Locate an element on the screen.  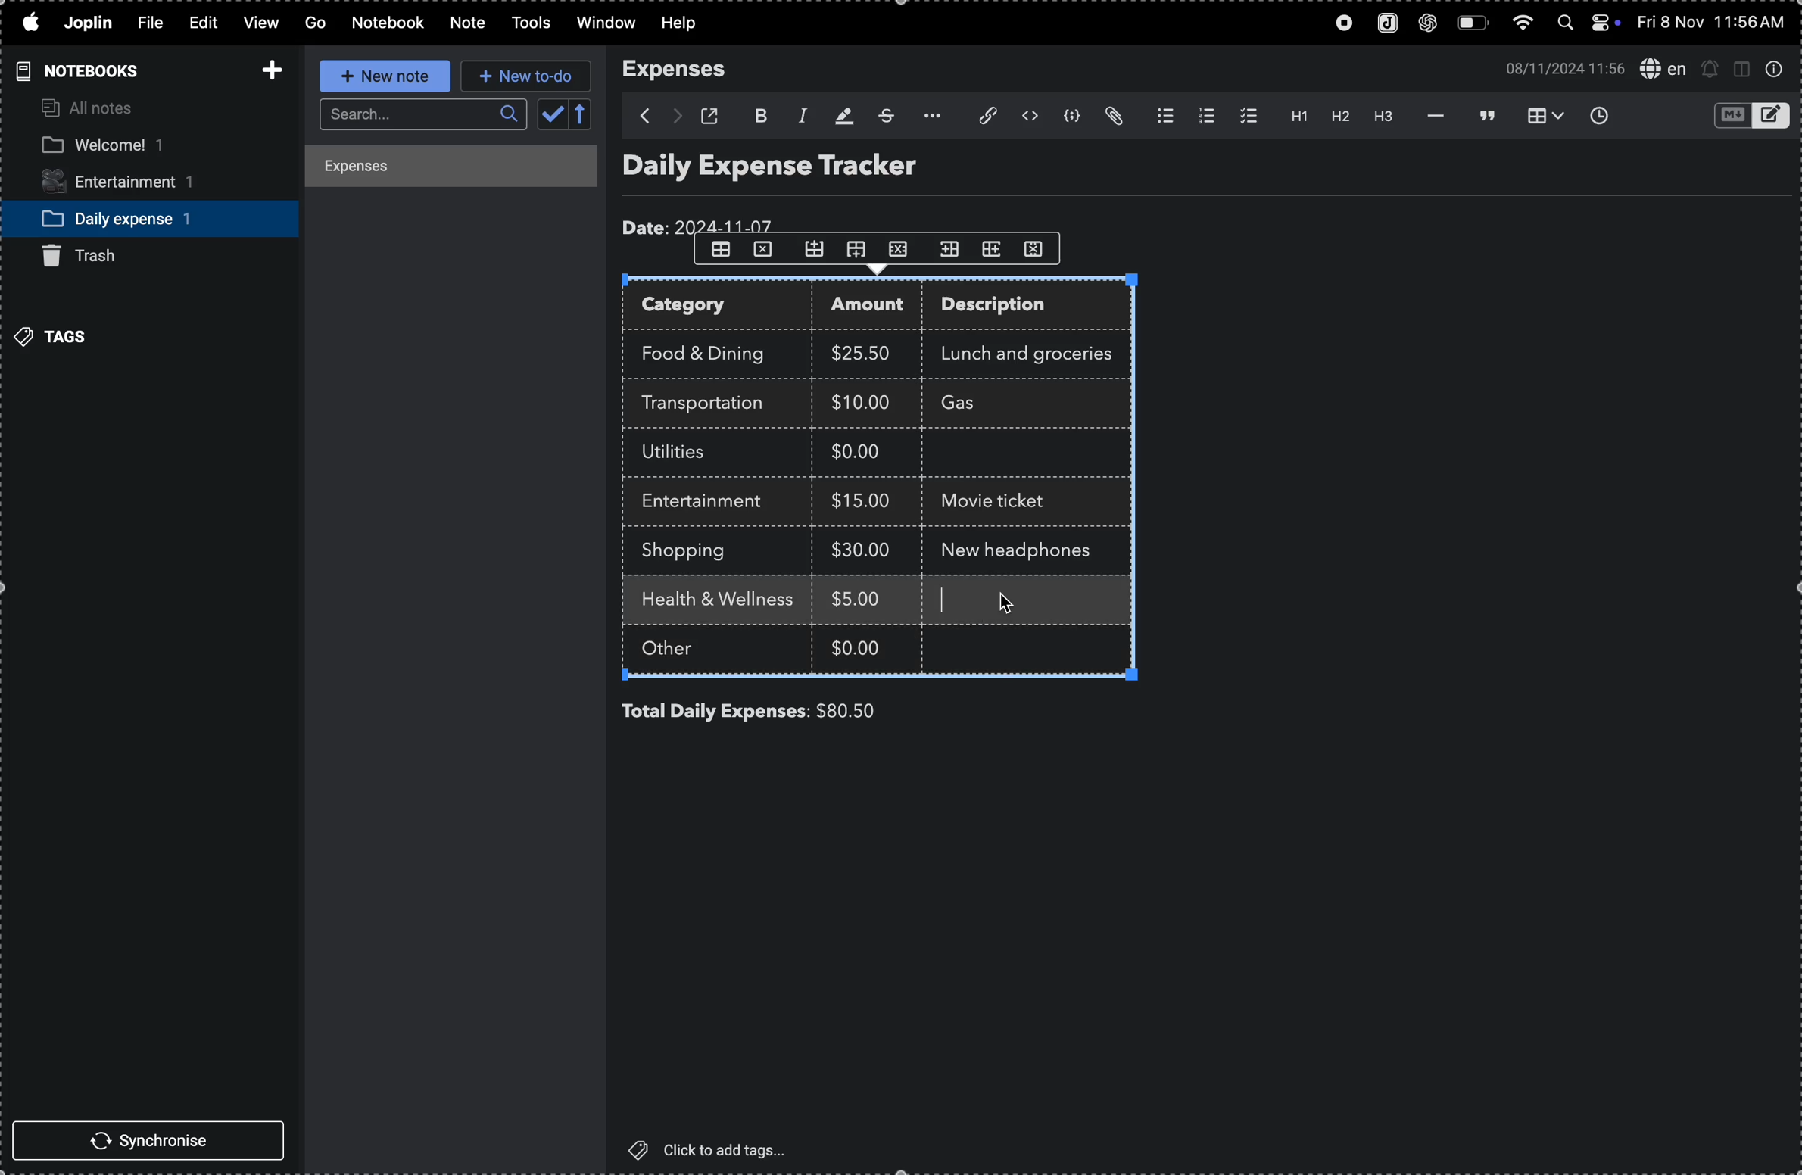
highlight is located at coordinates (840, 114).